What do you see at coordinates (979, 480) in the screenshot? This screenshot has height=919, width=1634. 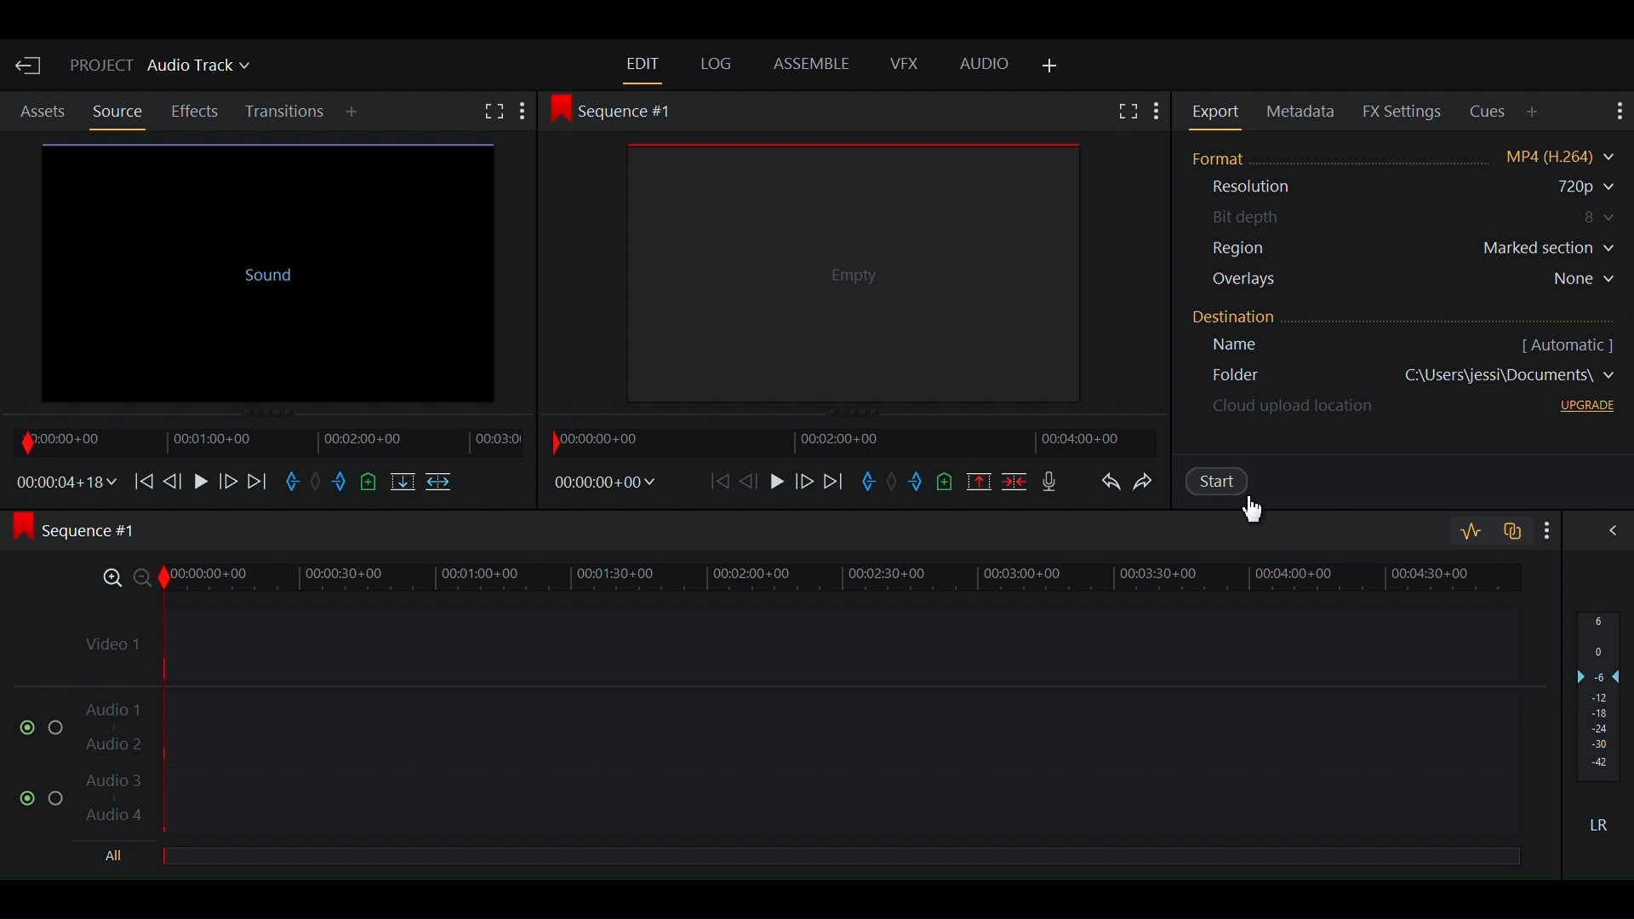 I see `Remove all marked sections` at bounding box center [979, 480].